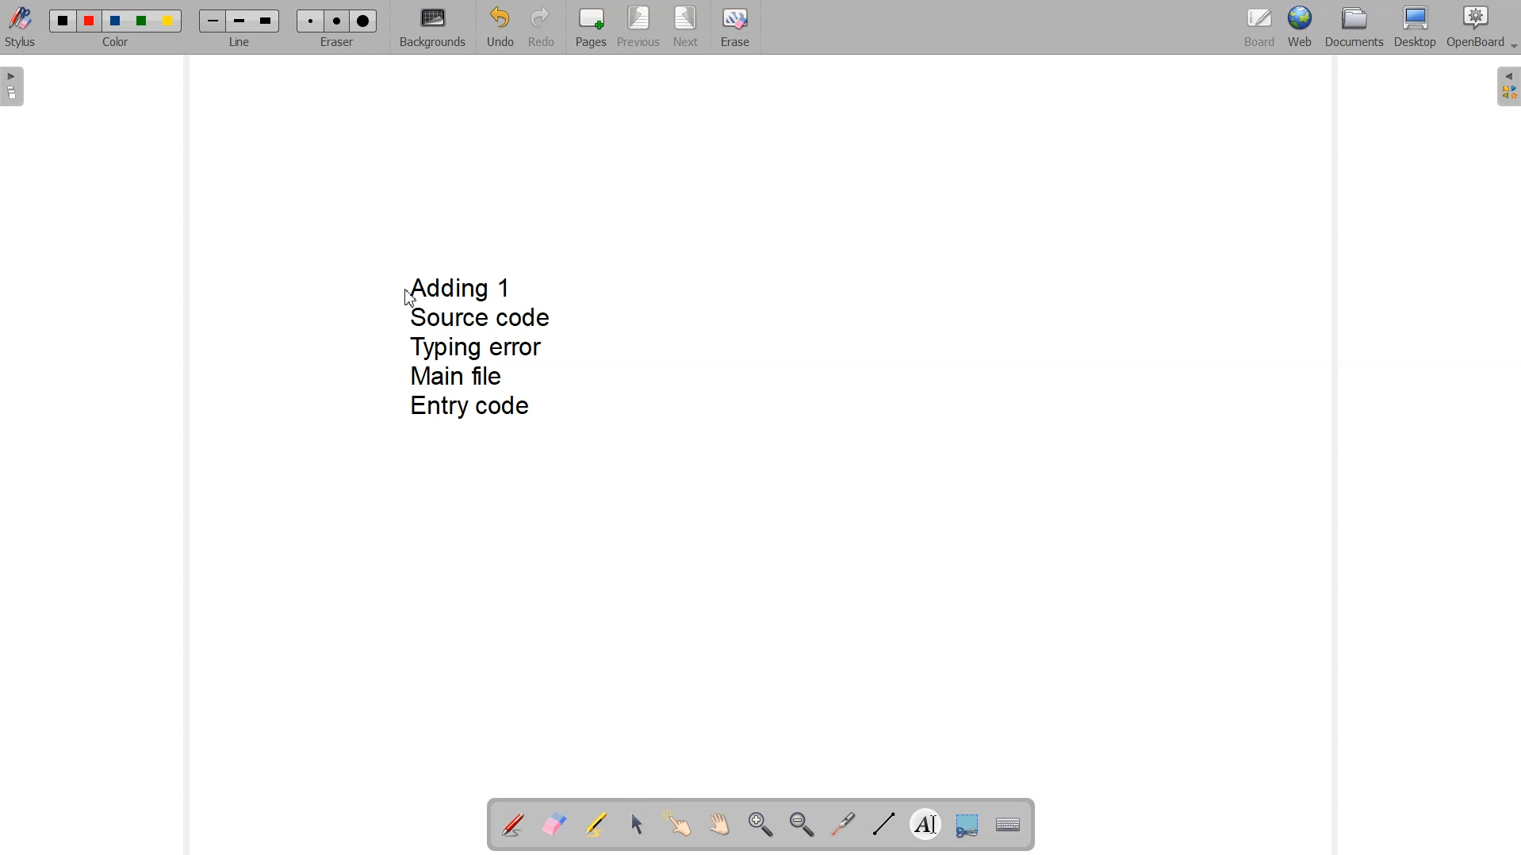 This screenshot has height=855, width=1521. I want to click on Undo, so click(499, 27).